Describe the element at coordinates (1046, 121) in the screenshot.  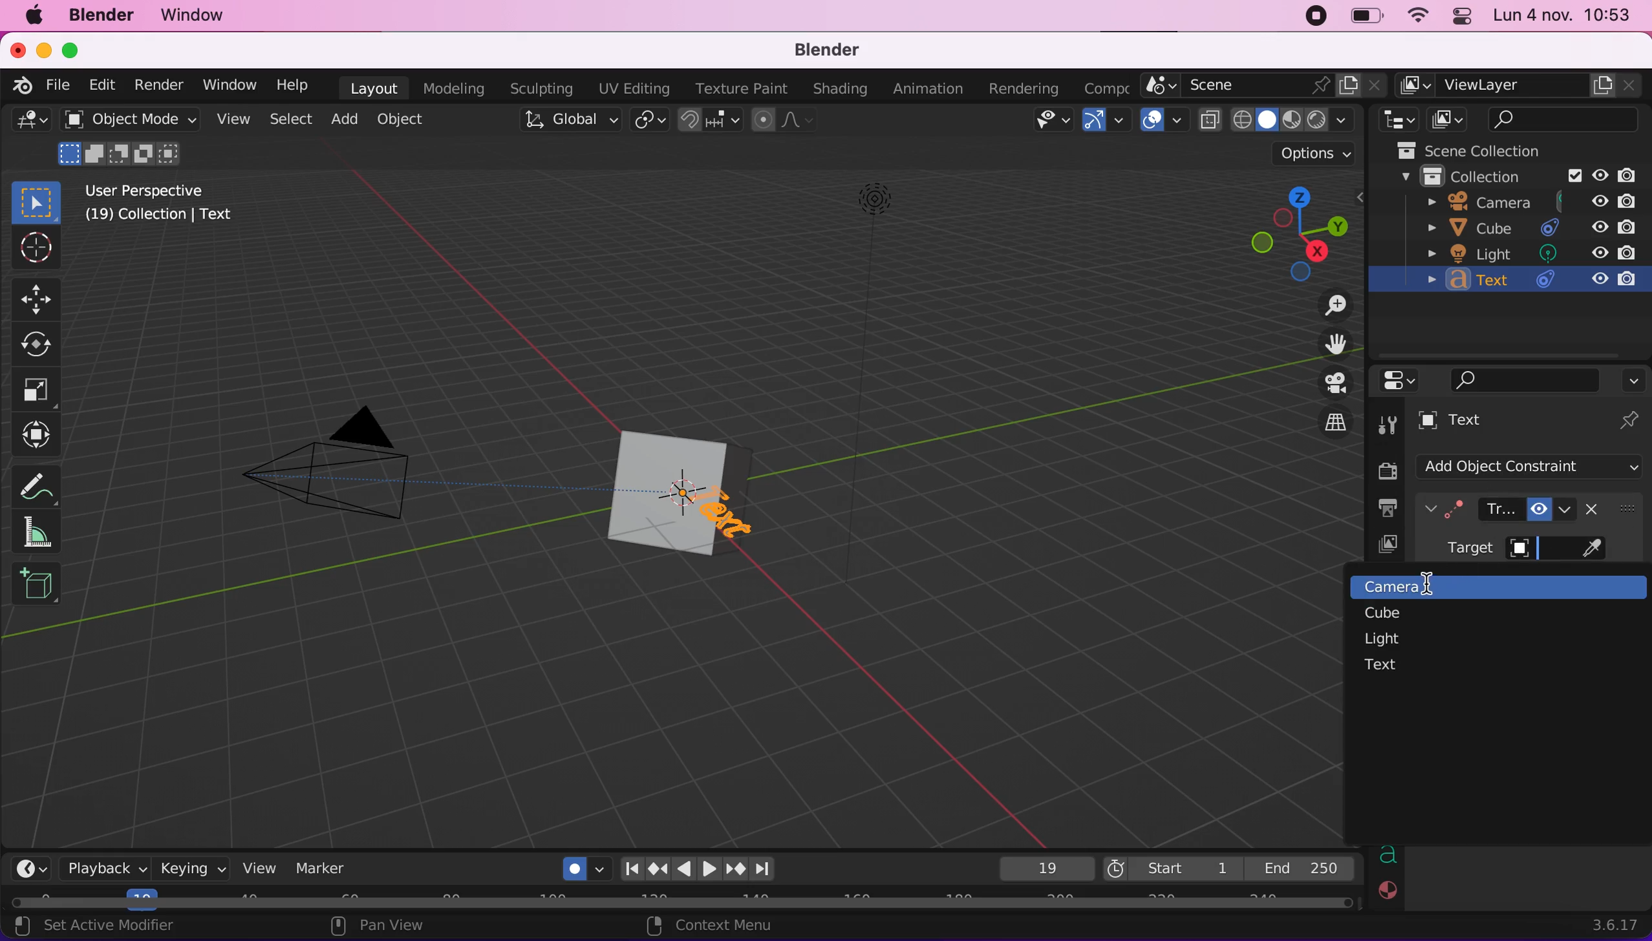
I see `view object types` at that location.